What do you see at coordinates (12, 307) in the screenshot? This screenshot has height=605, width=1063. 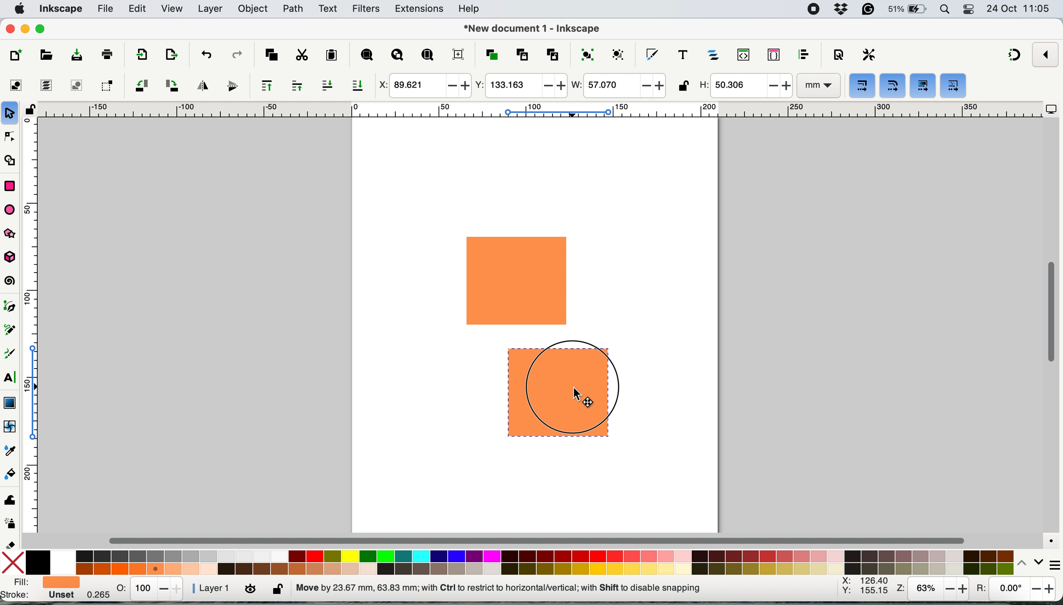 I see `pen tool` at bounding box center [12, 307].